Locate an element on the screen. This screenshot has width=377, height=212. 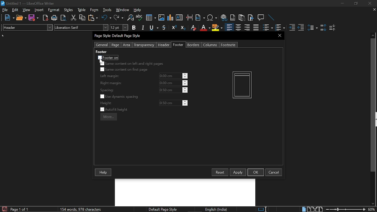
toggle ordered list is located at coordinates (268, 28).